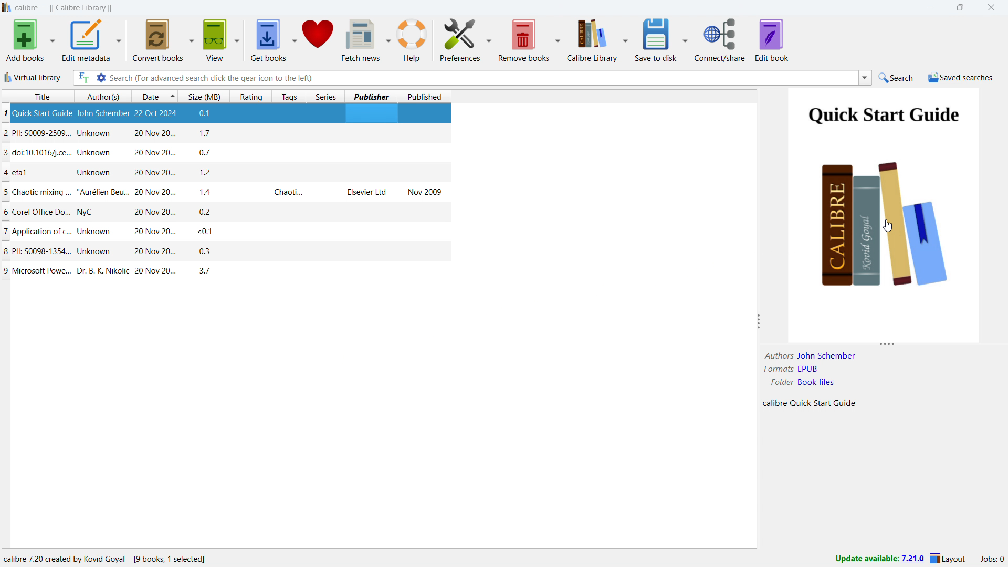 The image size is (1008, 567). I want to click on save to disk options, so click(685, 39).